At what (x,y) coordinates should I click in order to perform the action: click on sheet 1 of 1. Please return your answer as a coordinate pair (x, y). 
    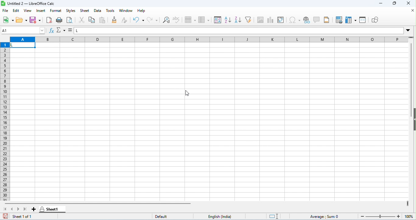
    Looking at the image, I should click on (24, 217).